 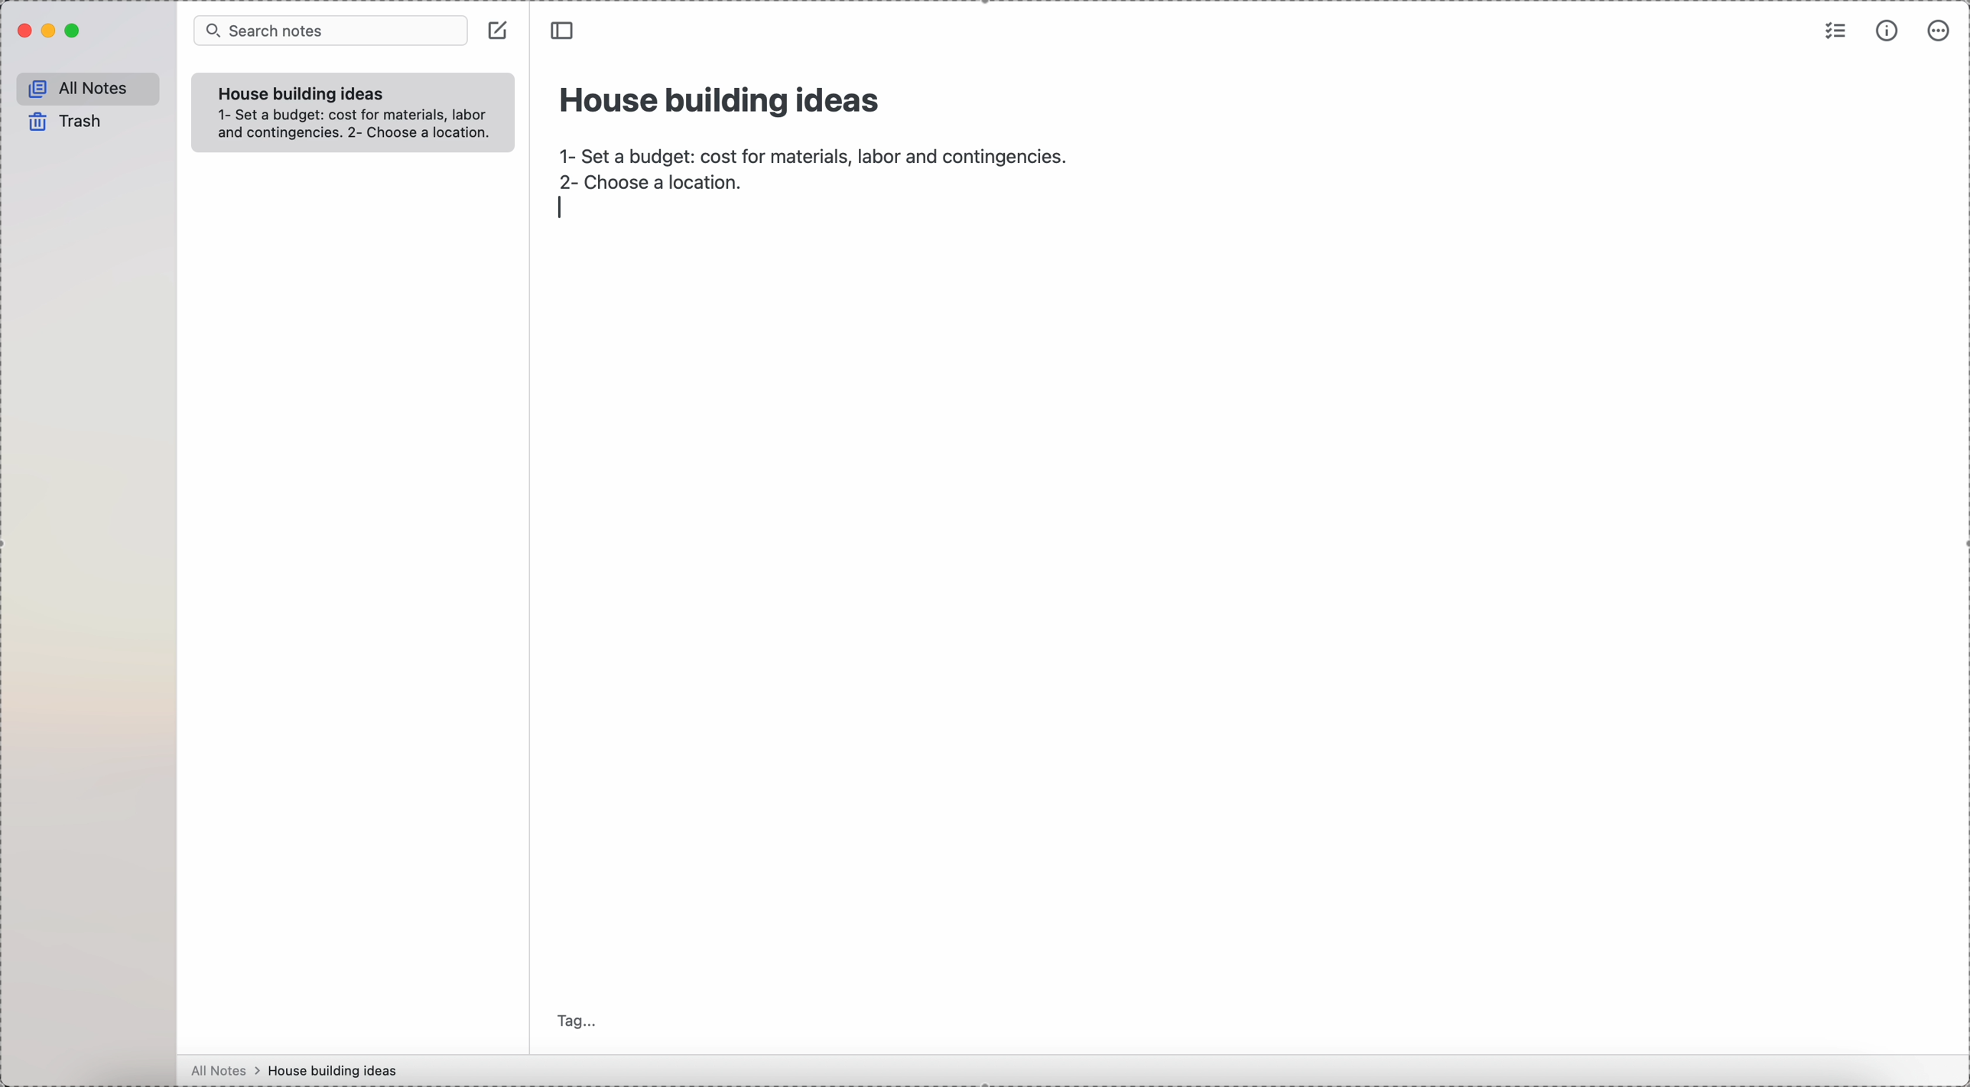 I want to click on tag, so click(x=579, y=1020).